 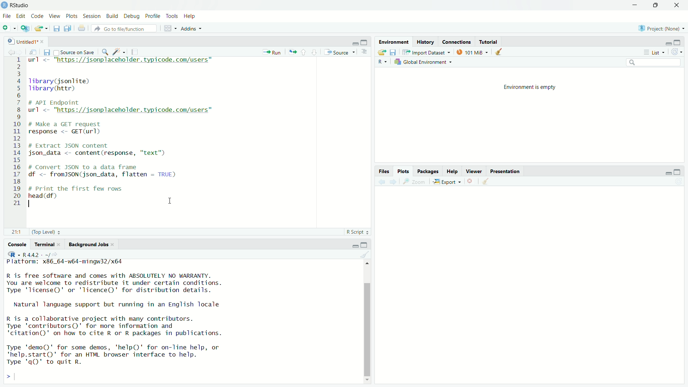 I want to click on Console, so click(x=16, y=245).